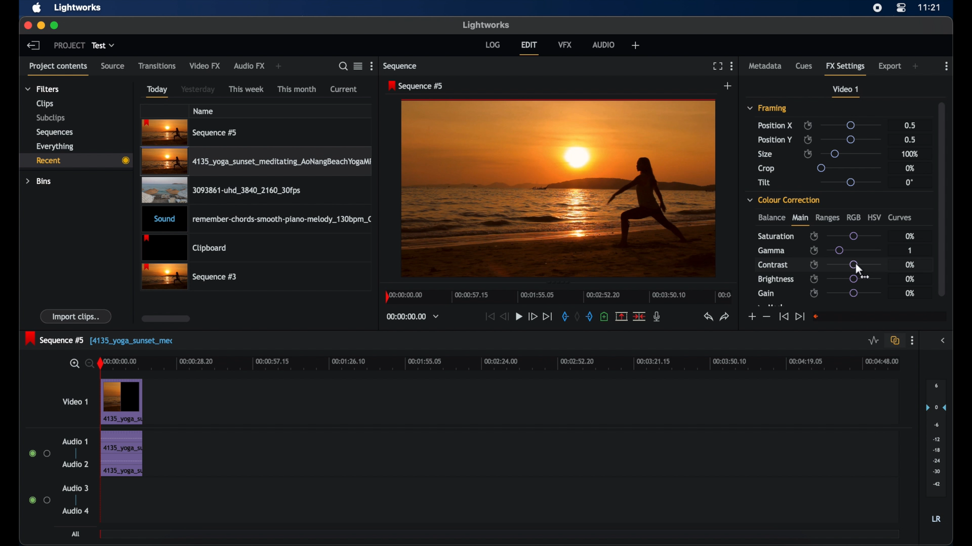  Describe the element at coordinates (717, 66) in the screenshot. I see `full screen` at that location.